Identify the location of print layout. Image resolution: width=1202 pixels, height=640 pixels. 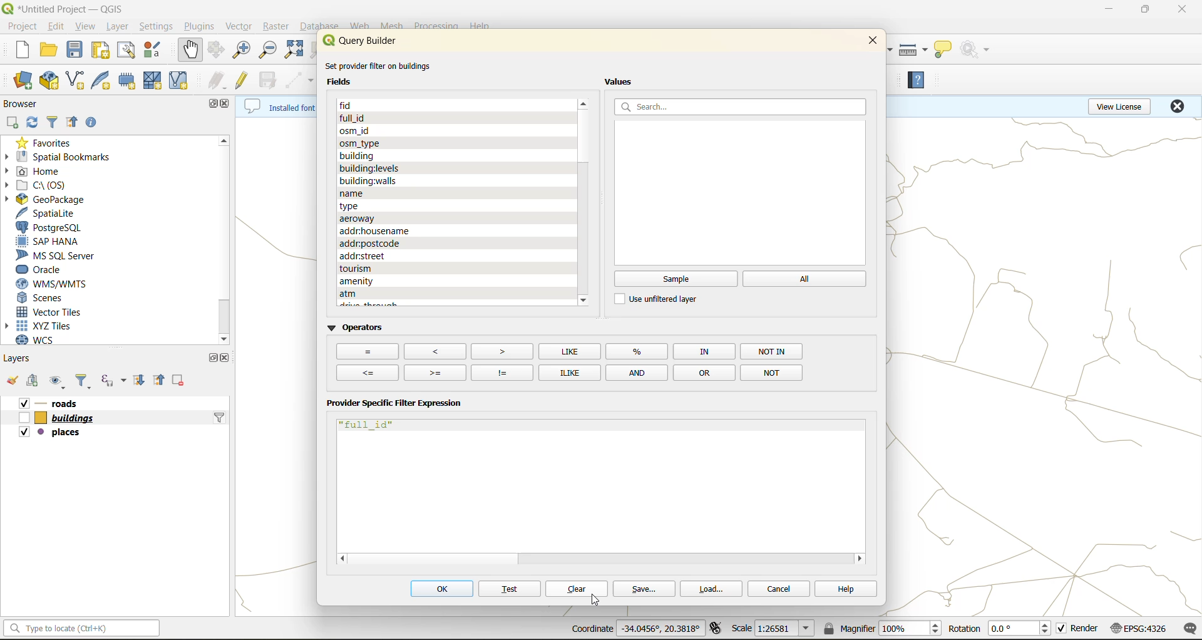
(105, 52).